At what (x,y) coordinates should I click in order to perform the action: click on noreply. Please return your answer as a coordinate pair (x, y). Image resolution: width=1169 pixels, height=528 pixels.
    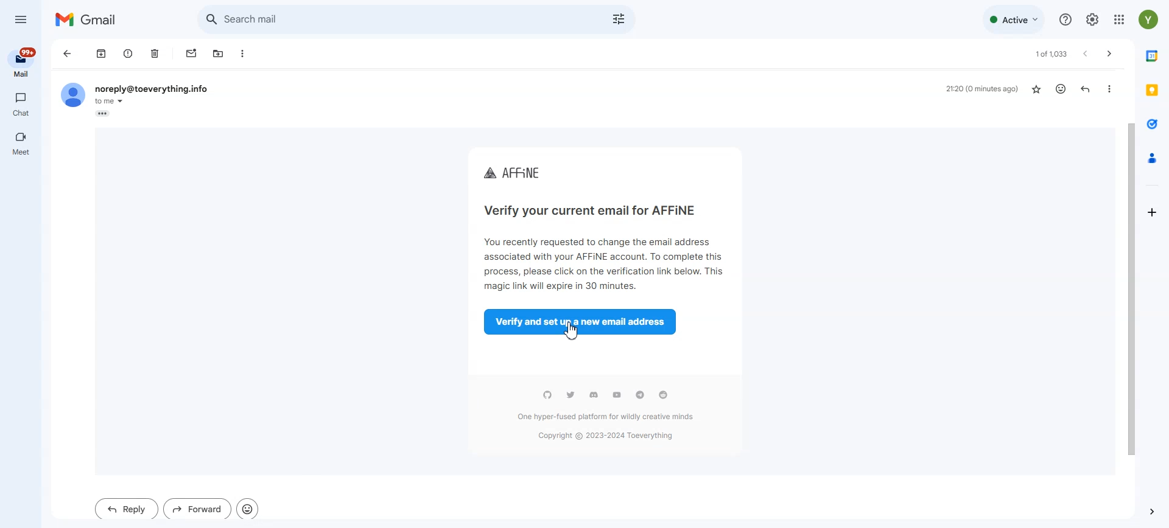
    Looking at the image, I should click on (152, 89).